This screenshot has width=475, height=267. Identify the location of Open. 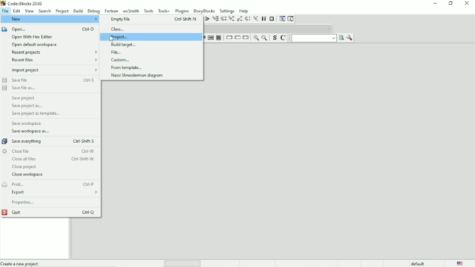
(50, 29).